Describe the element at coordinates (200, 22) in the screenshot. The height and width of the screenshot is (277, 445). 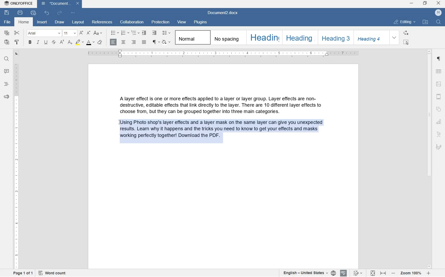
I see `PLUGINS` at that location.